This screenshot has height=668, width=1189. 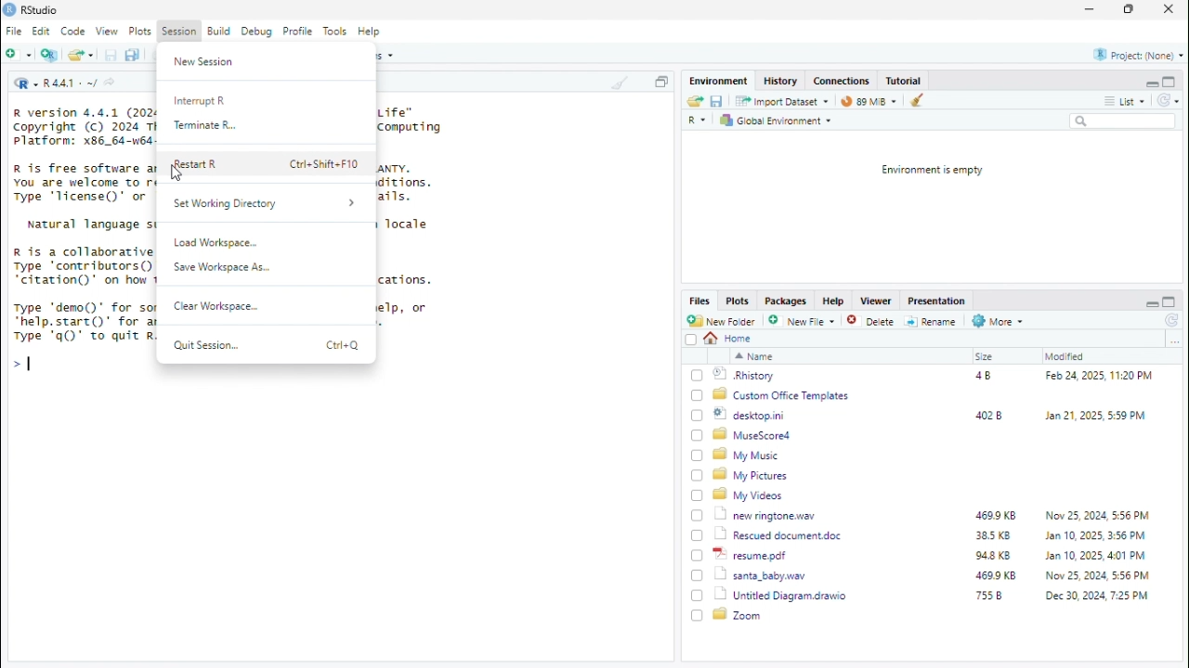 I want to click on .Rhistory 4B Feb 24, 2025, 11:20 PM., so click(x=934, y=376).